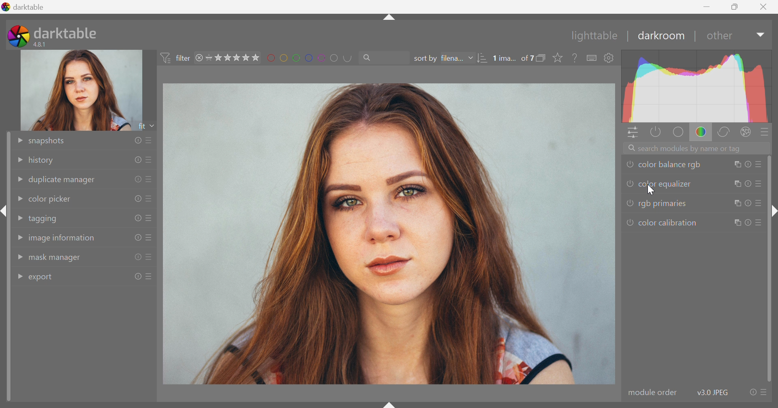 The image size is (778, 408). What do you see at coordinates (761, 223) in the screenshot?
I see `presets` at bounding box center [761, 223].